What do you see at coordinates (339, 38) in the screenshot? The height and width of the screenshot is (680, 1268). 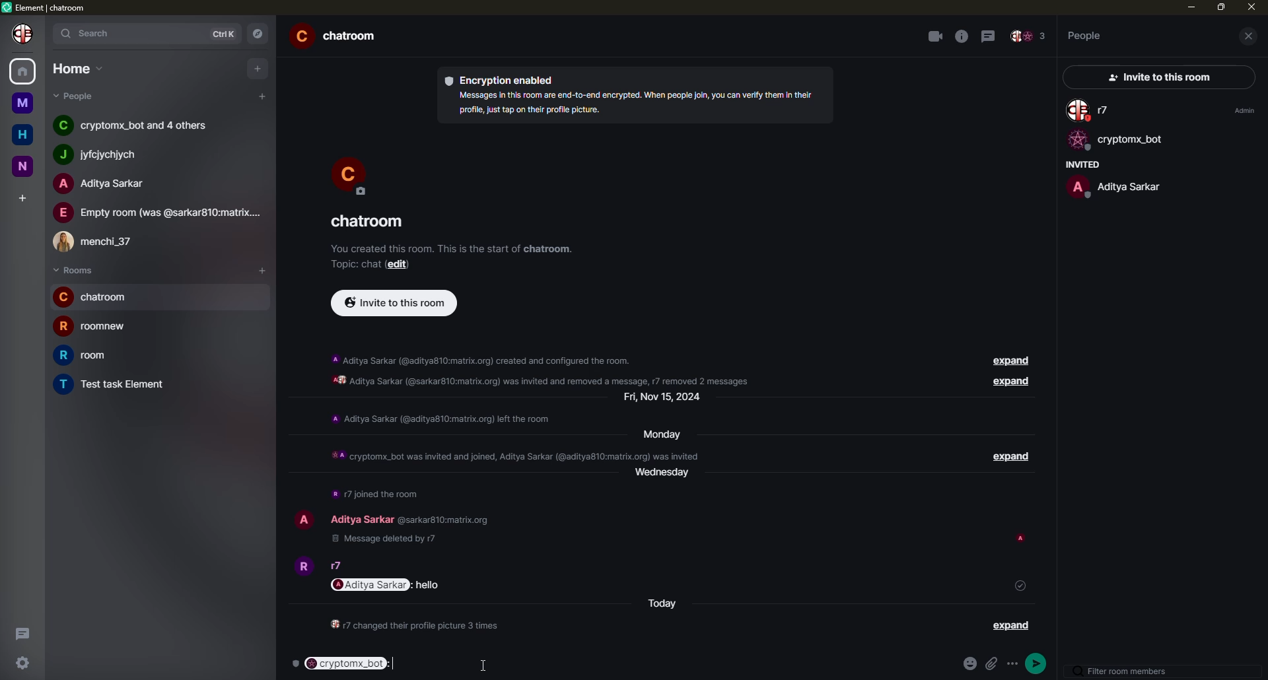 I see `room` at bounding box center [339, 38].